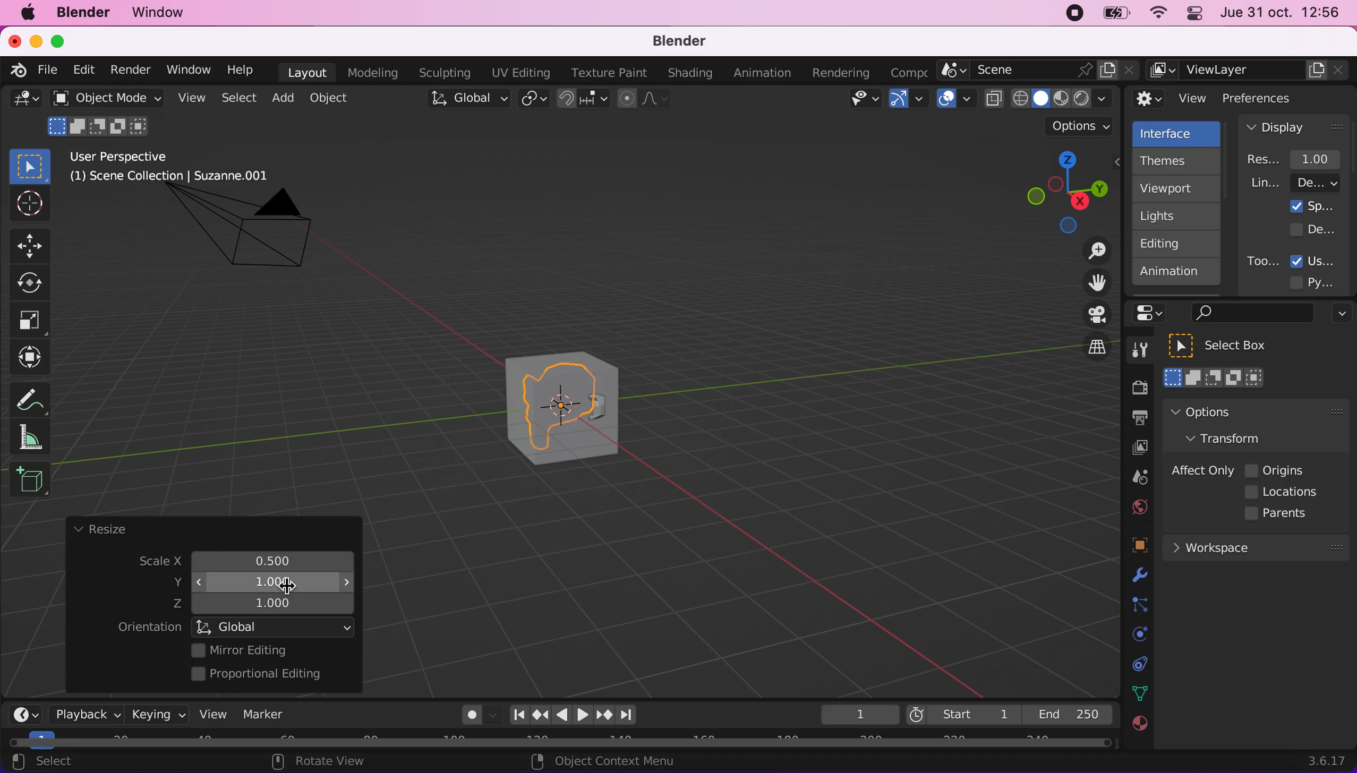 The height and width of the screenshot is (773, 1357). Describe the element at coordinates (442, 72) in the screenshot. I see `sculpting` at that location.